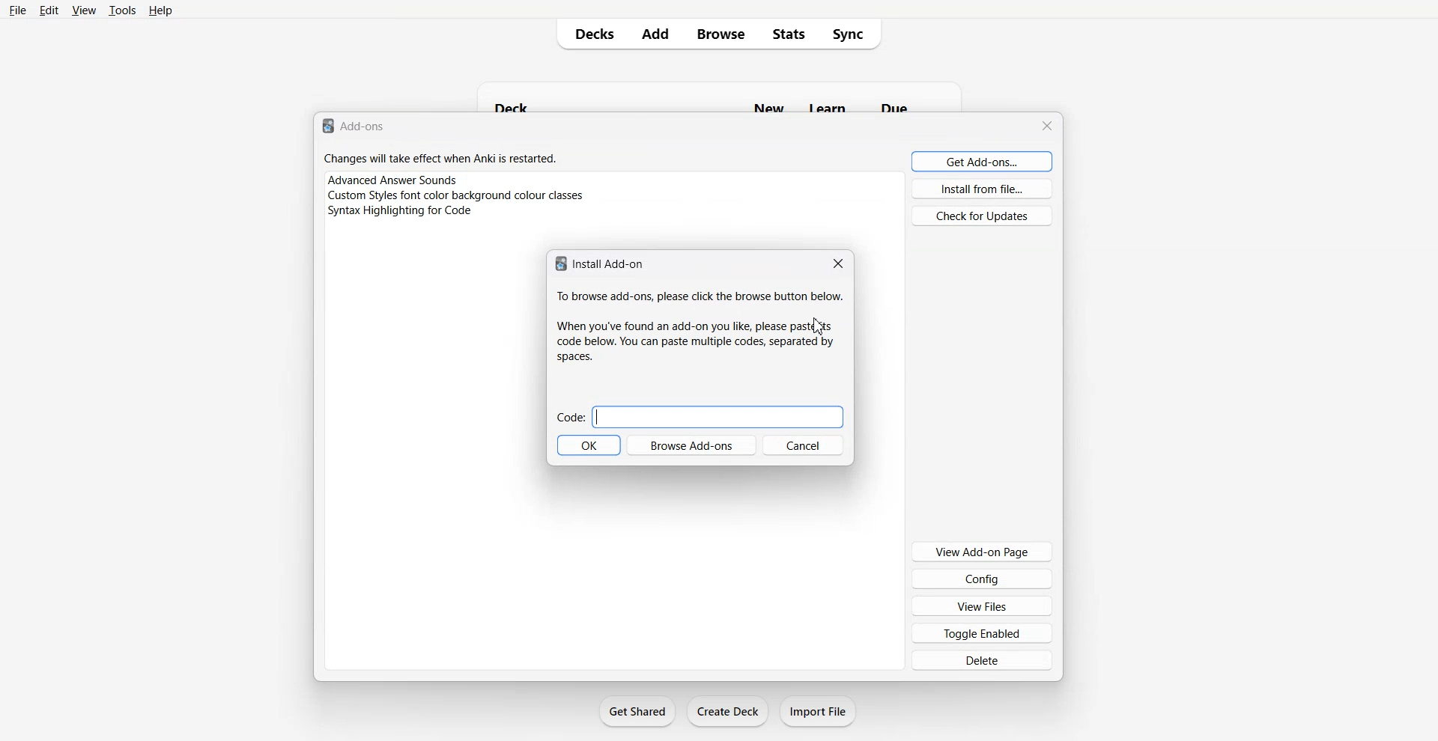 The image size is (1438, 741). I want to click on learn, so click(825, 107).